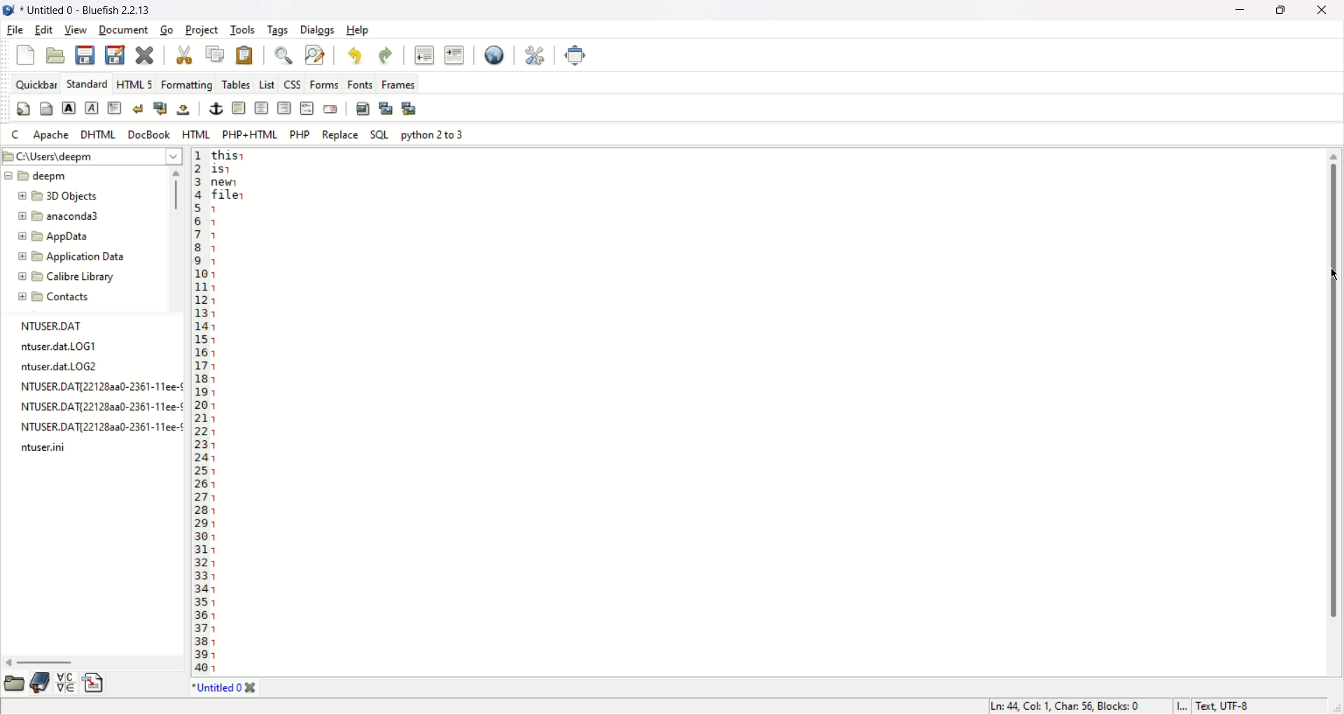 The image size is (1344, 714). I want to click on css, so click(292, 83).